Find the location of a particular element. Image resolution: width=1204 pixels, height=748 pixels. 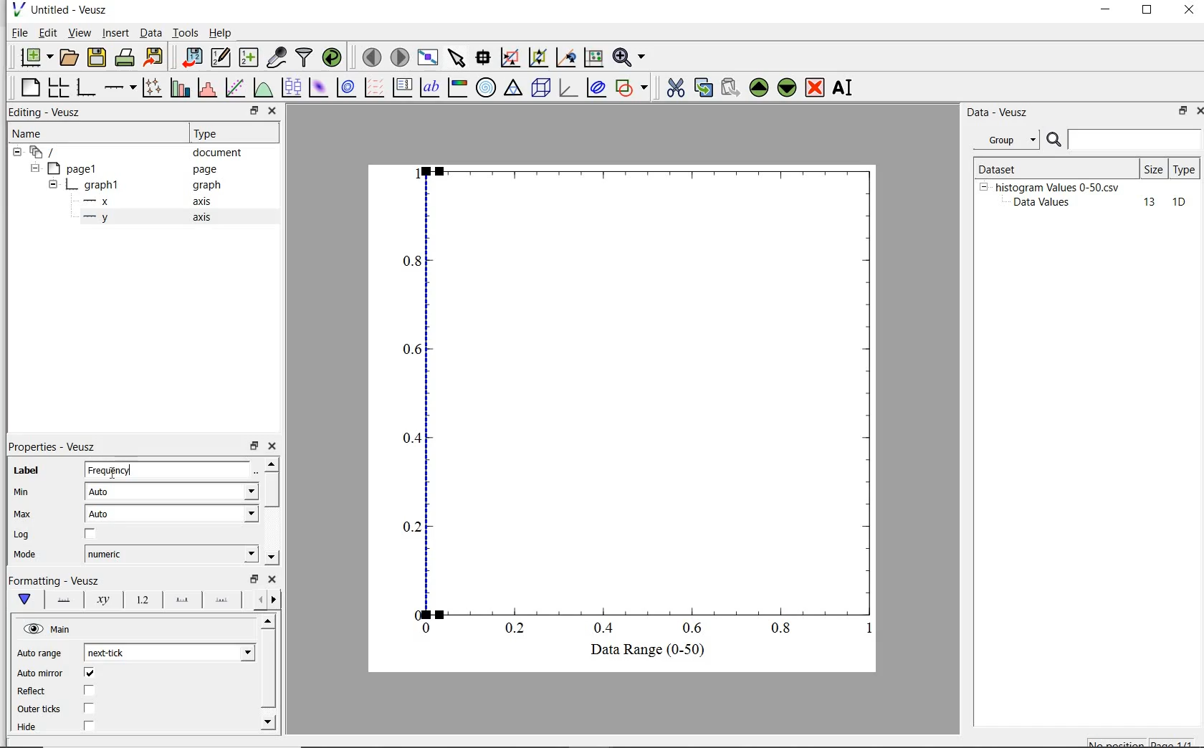

plot a function is located at coordinates (262, 87).